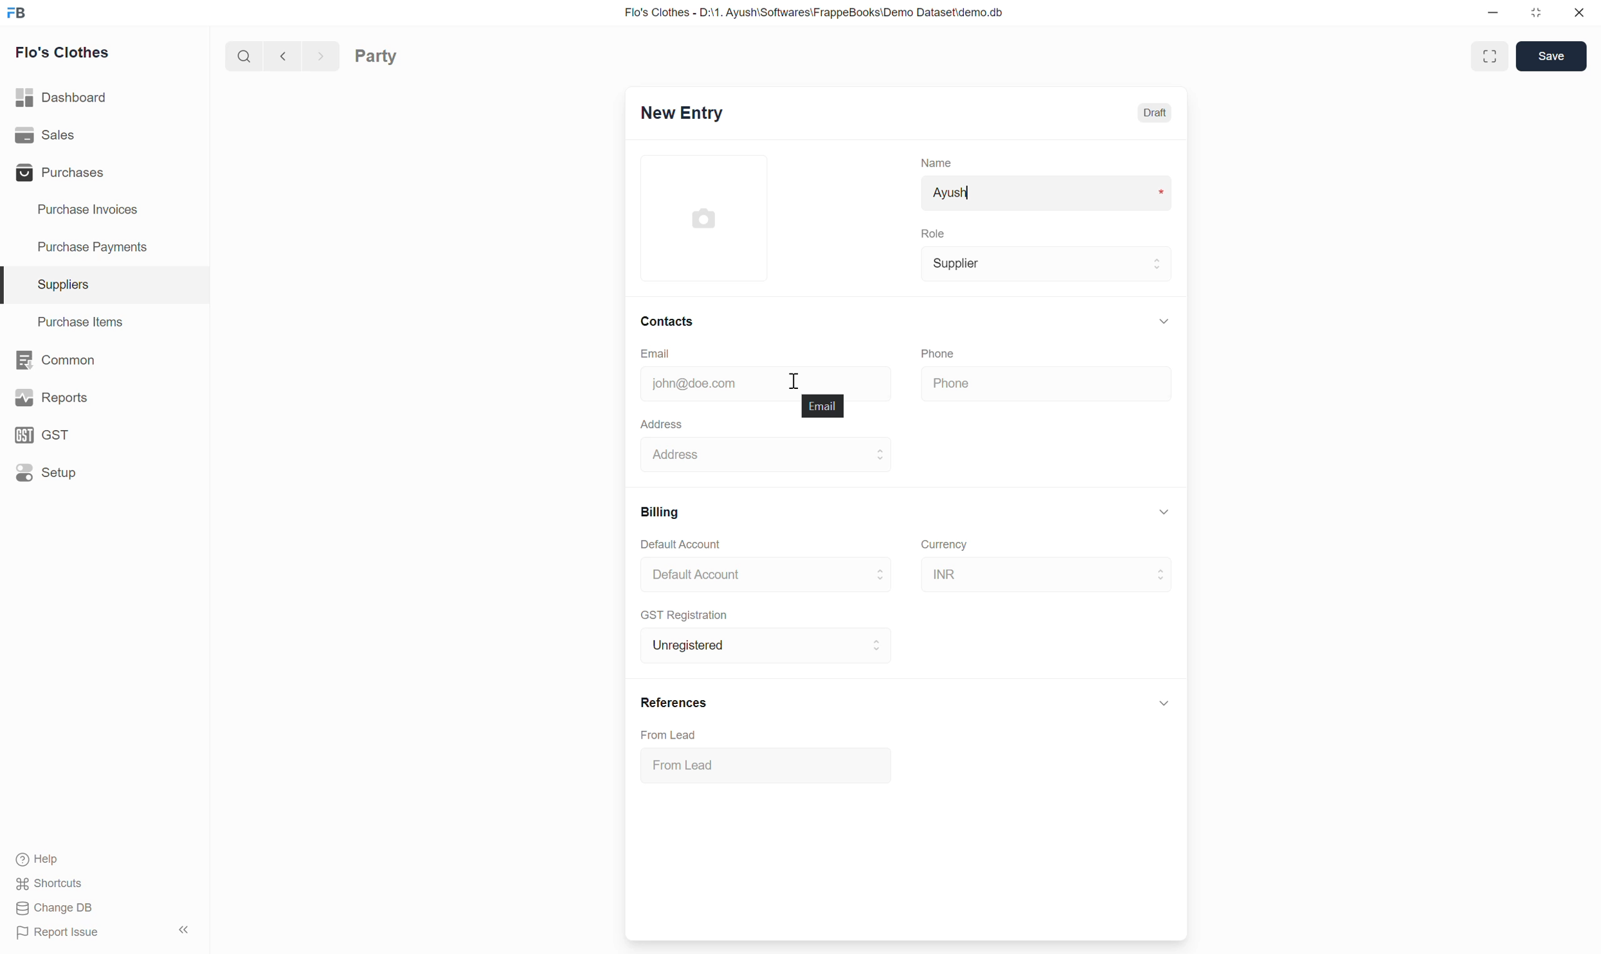 The width and height of the screenshot is (1601, 954). What do you see at coordinates (16, 13) in the screenshot?
I see `Frappe Books logo` at bounding box center [16, 13].